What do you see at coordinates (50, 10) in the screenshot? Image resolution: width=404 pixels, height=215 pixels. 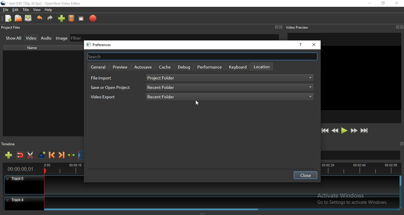 I see `Help` at bounding box center [50, 10].